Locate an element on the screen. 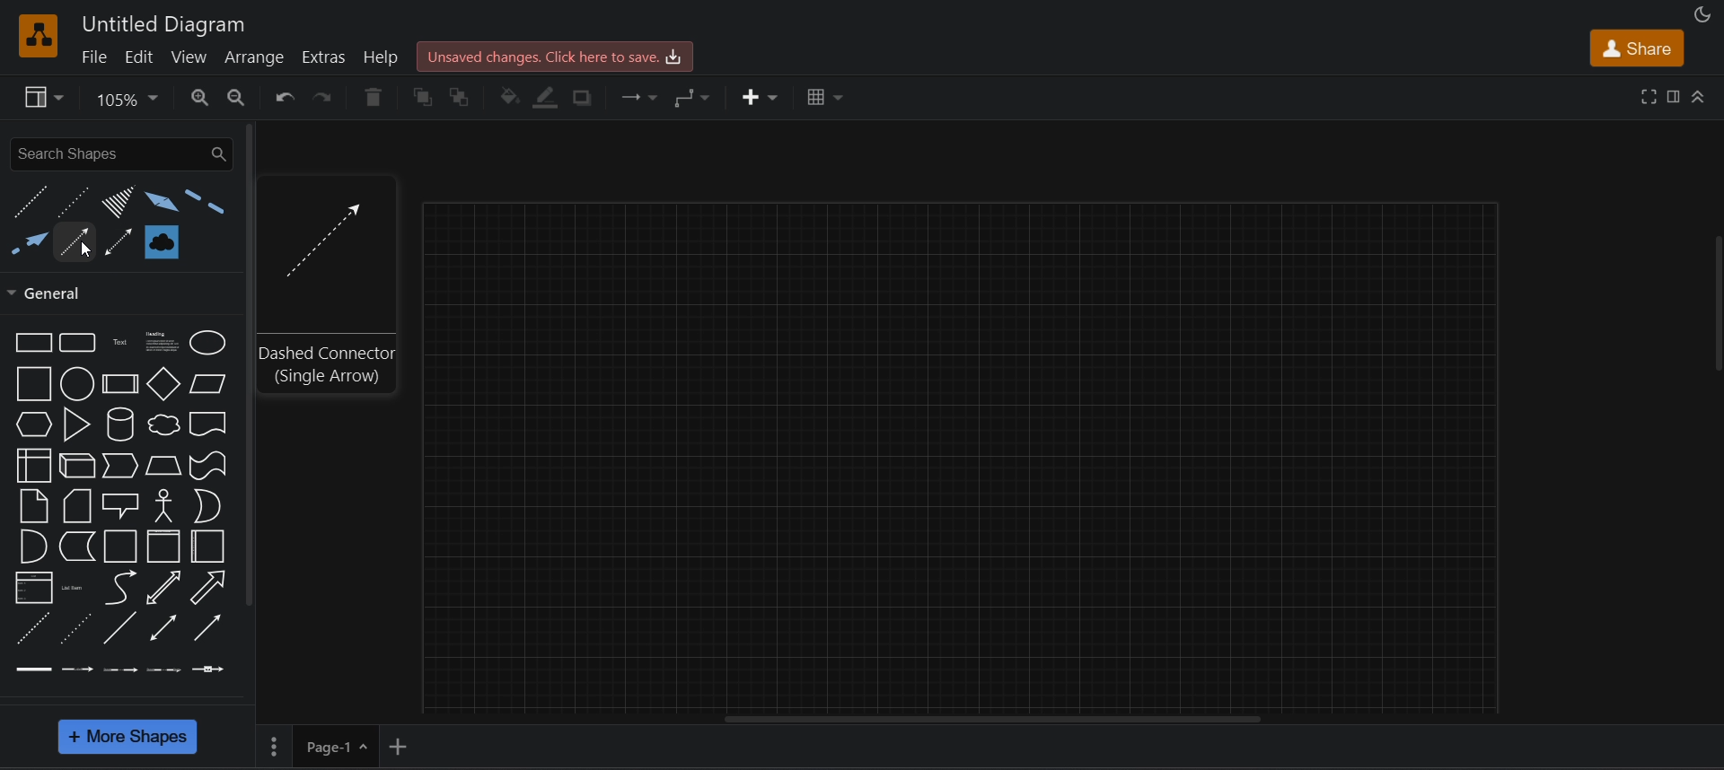 The height and width of the screenshot is (770, 1724). fullscreen is located at coordinates (1649, 97).